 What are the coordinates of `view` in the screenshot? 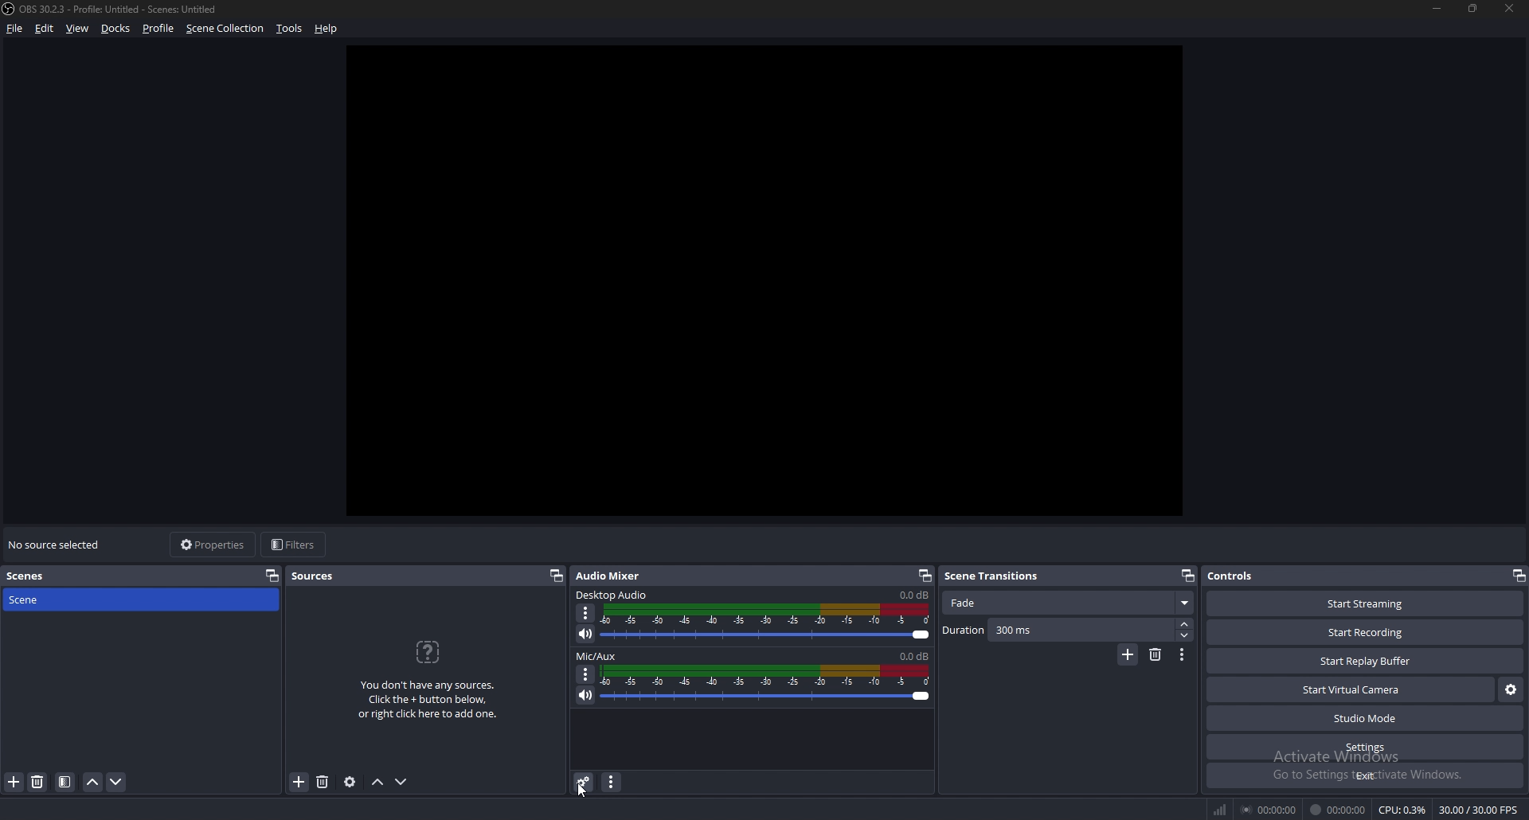 It's located at (79, 28).